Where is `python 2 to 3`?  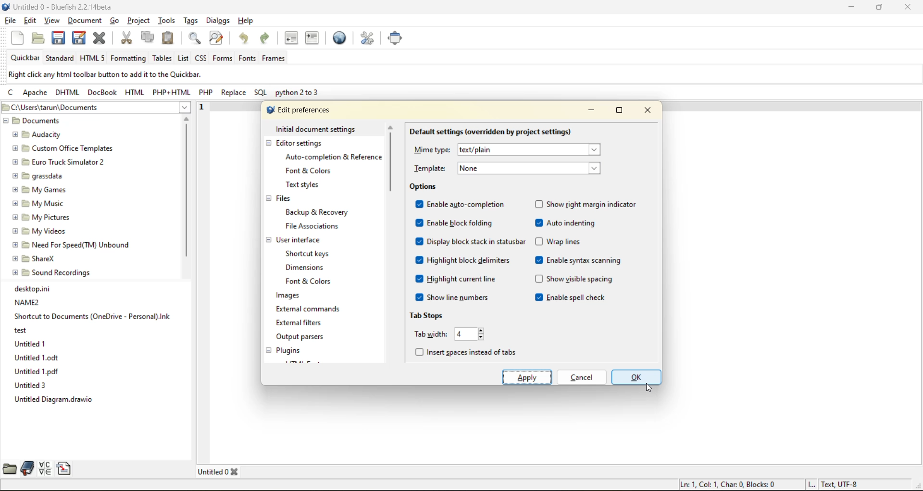 python 2 to 3 is located at coordinates (299, 94).